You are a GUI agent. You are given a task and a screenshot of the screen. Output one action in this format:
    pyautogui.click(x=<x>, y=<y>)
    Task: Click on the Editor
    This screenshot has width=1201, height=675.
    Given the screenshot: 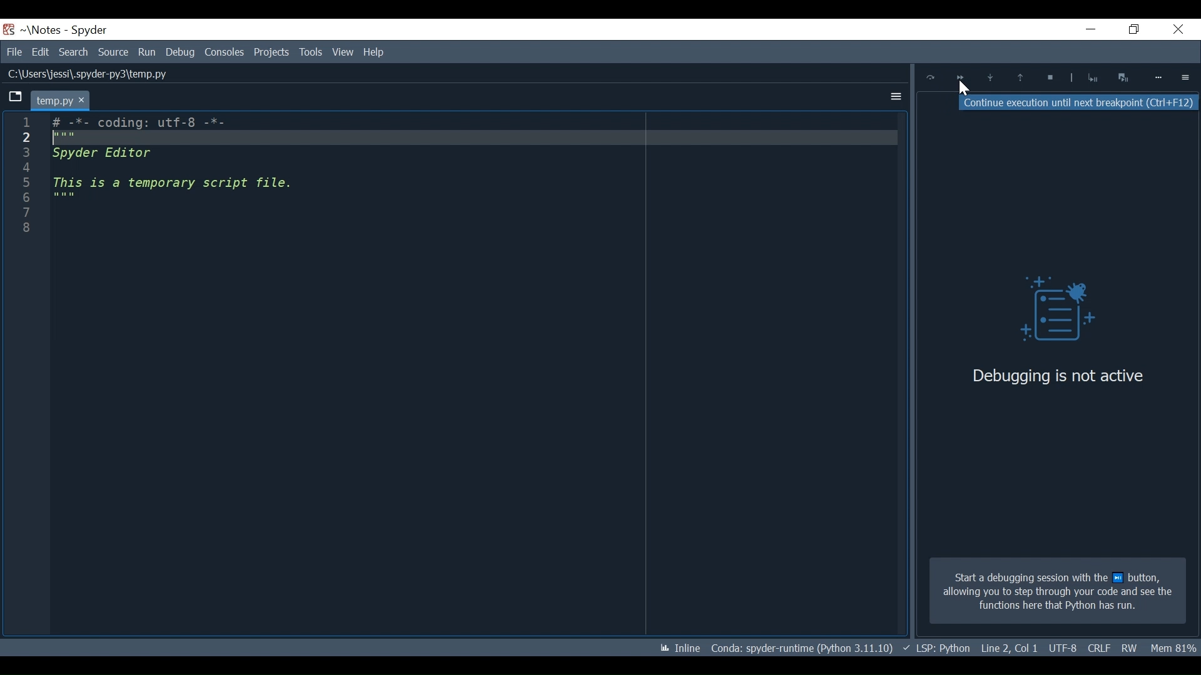 What is the action you would take?
    pyautogui.click(x=180, y=170)
    